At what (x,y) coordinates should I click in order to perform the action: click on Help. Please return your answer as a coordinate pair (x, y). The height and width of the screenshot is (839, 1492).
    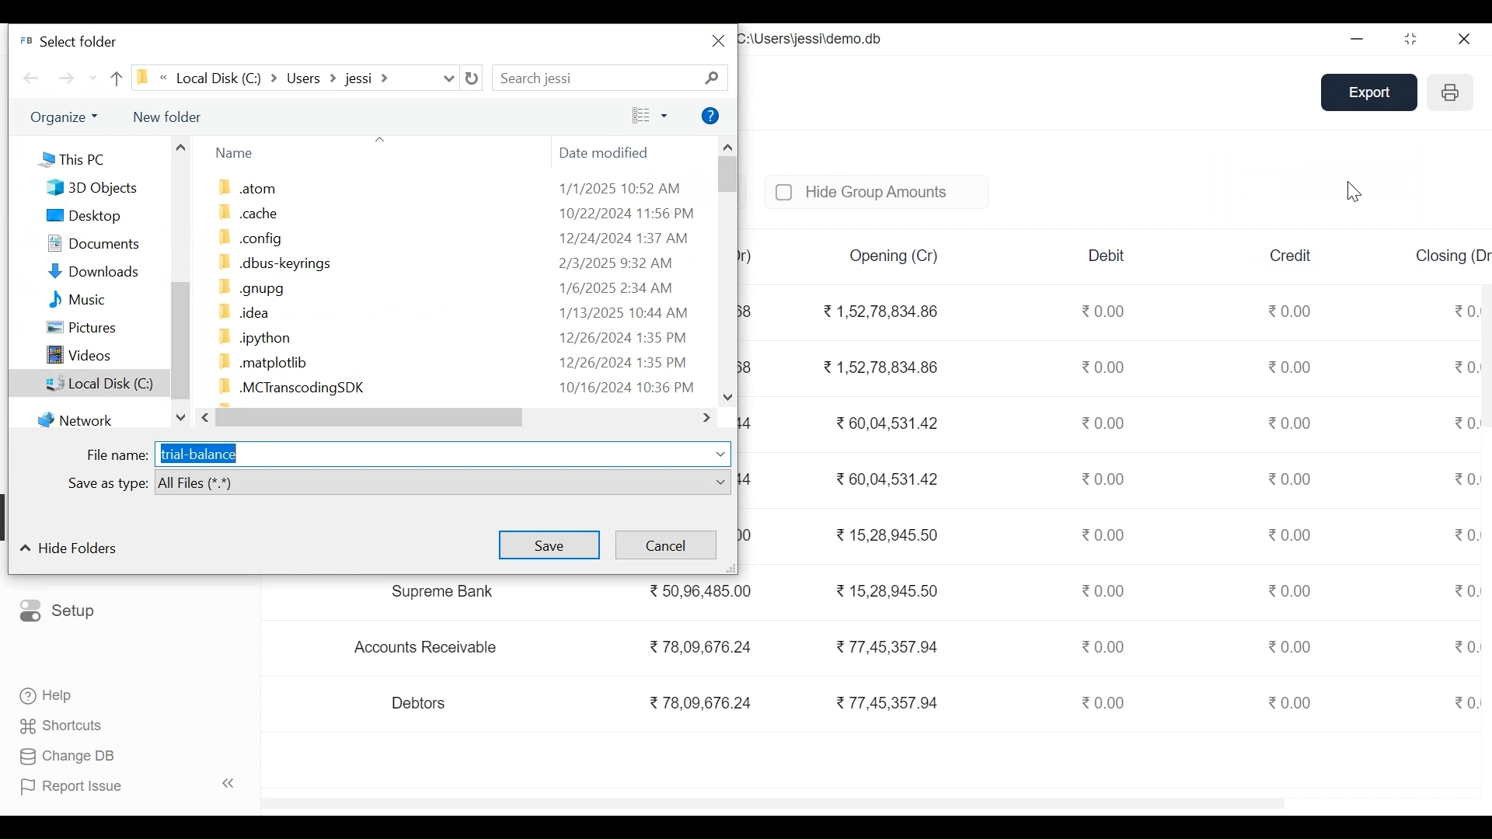
    Looking at the image, I should click on (44, 694).